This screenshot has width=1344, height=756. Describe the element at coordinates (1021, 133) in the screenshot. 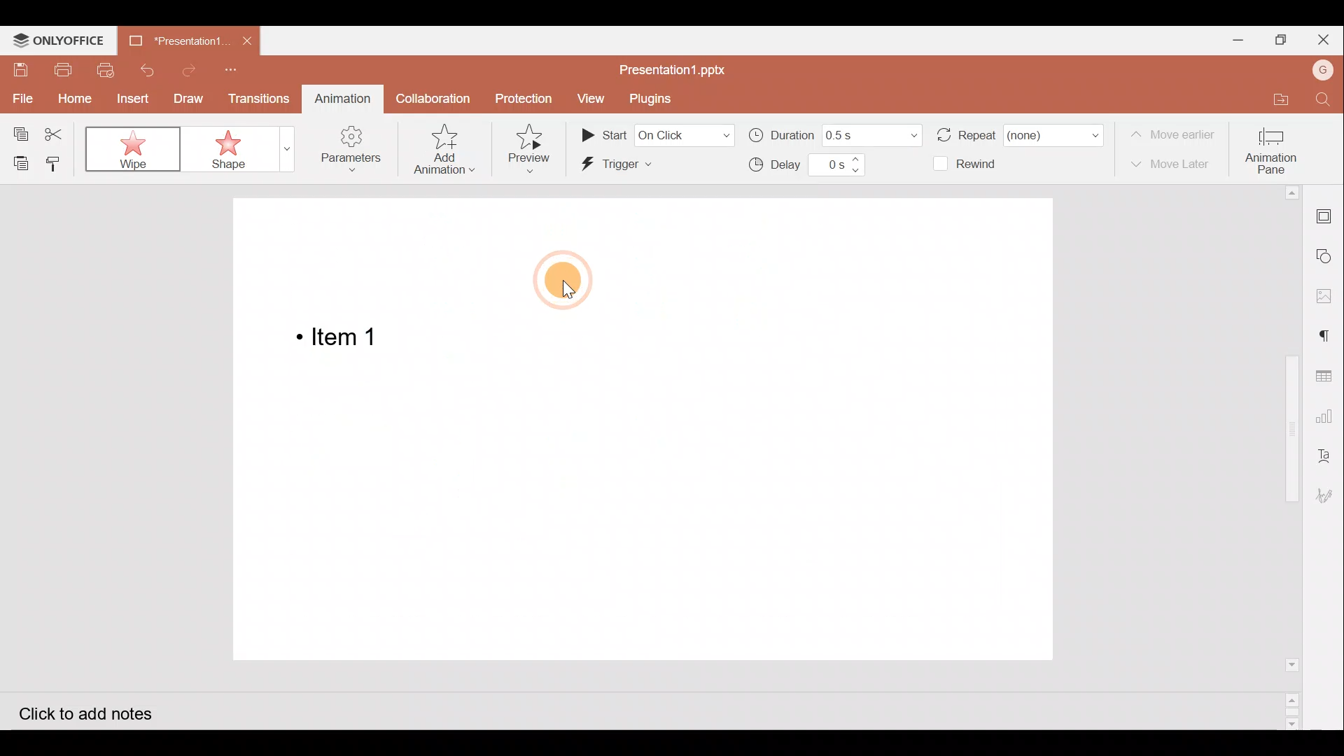

I see `Repeat` at that location.